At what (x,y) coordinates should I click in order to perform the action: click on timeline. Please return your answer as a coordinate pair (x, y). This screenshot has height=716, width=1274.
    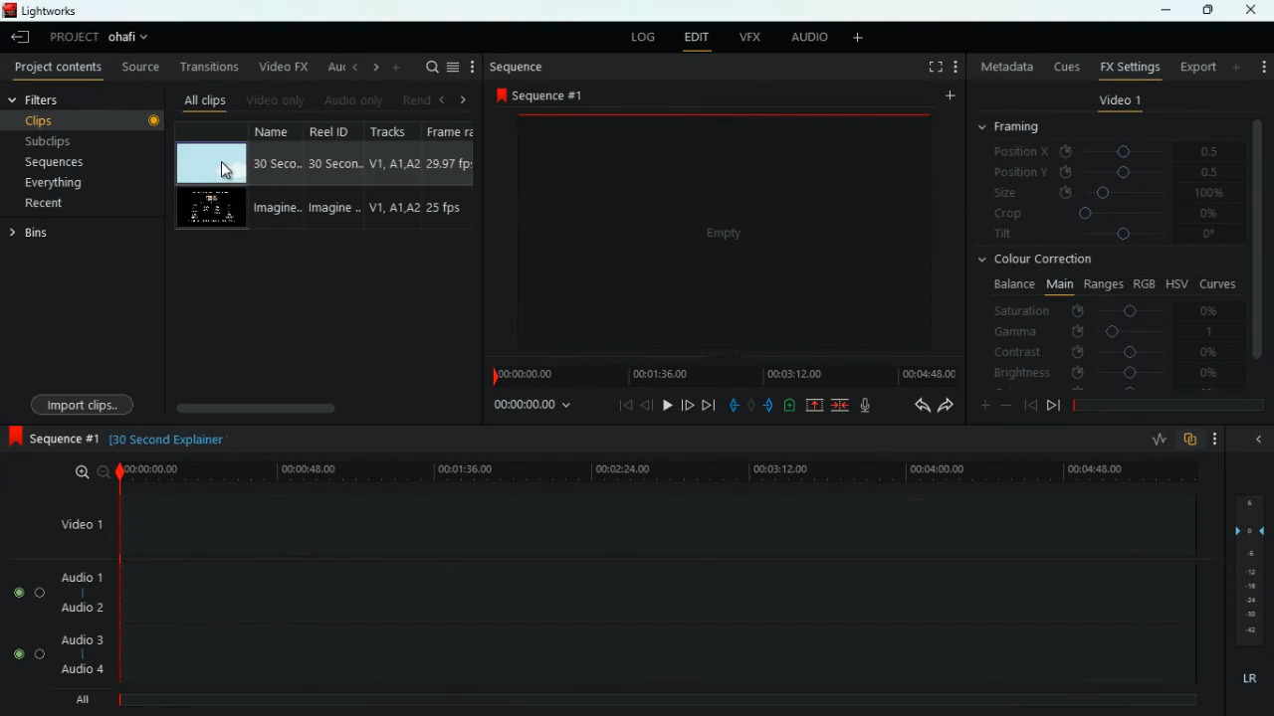
    Looking at the image, I should click on (721, 374).